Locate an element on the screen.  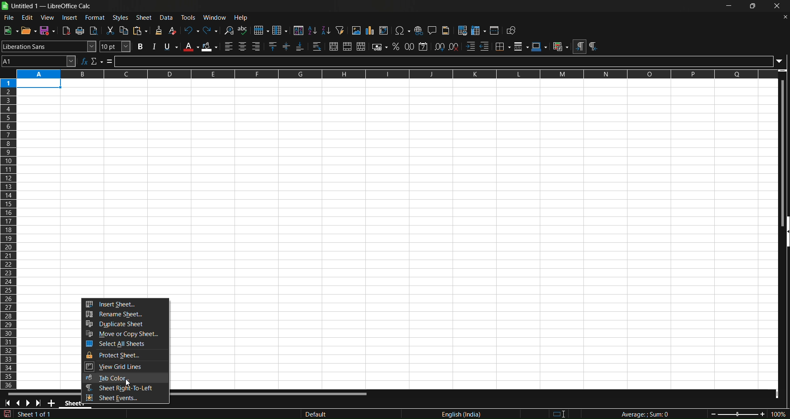
help is located at coordinates (243, 18).